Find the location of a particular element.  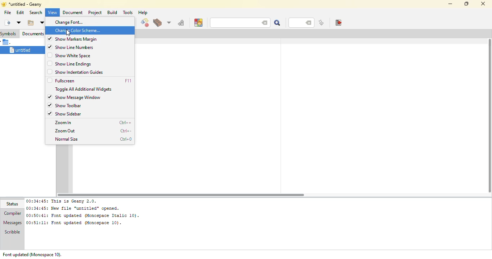

show toolbar is located at coordinates (69, 105).